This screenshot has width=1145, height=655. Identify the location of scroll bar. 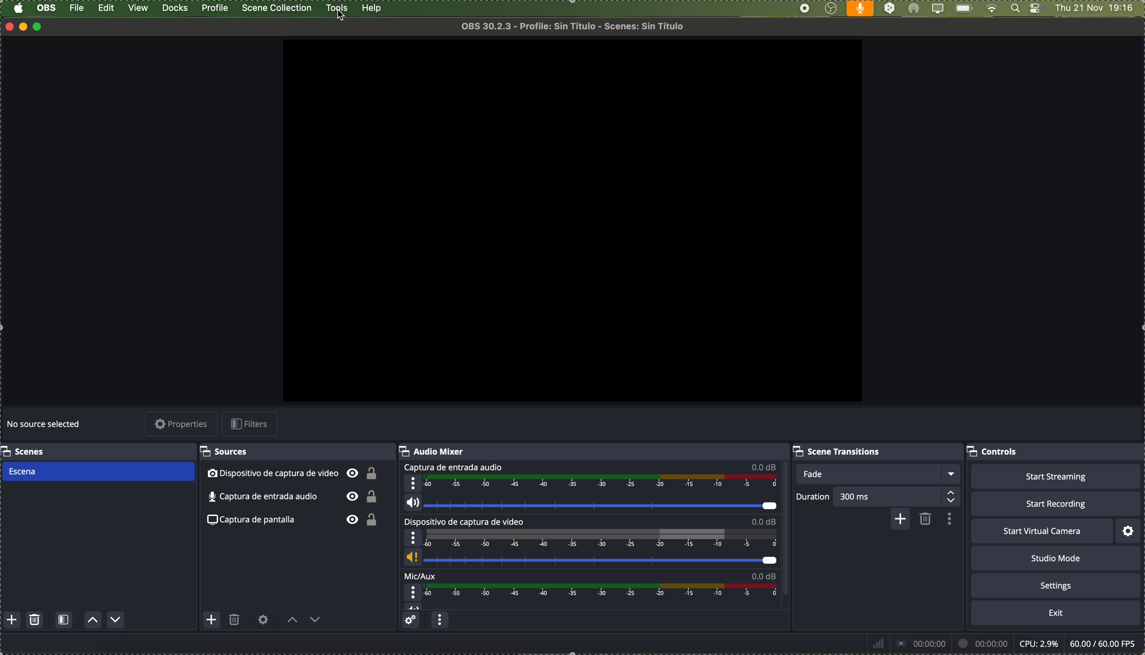
(789, 531).